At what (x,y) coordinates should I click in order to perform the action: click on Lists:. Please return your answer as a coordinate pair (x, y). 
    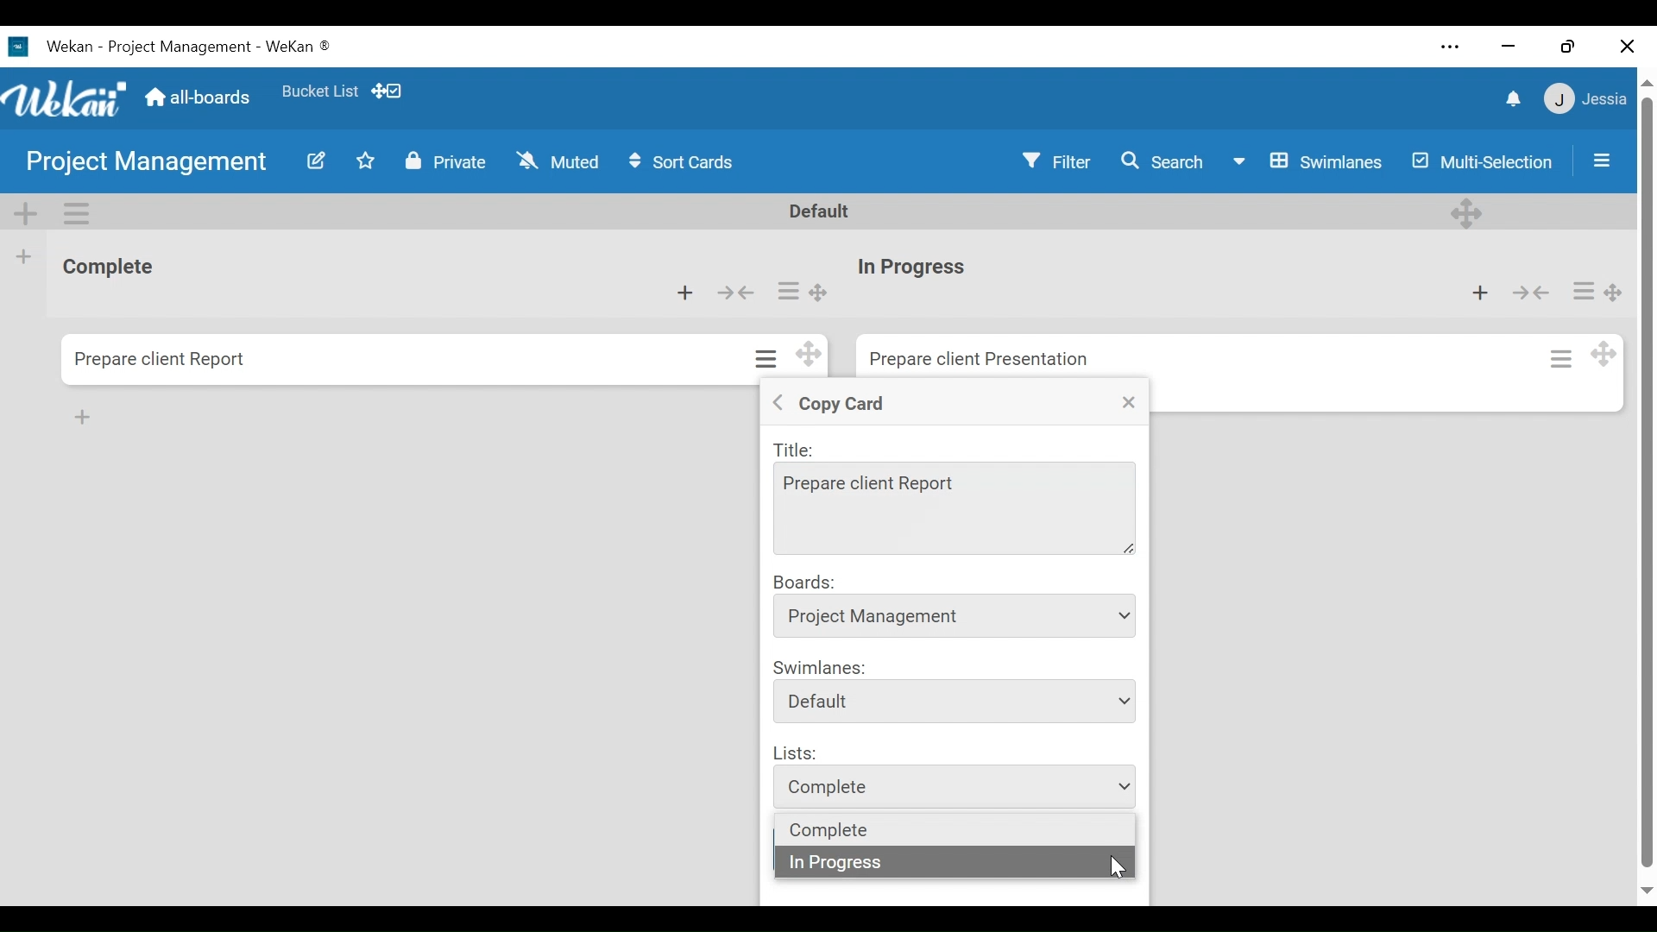
    Looking at the image, I should click on (800, 751).